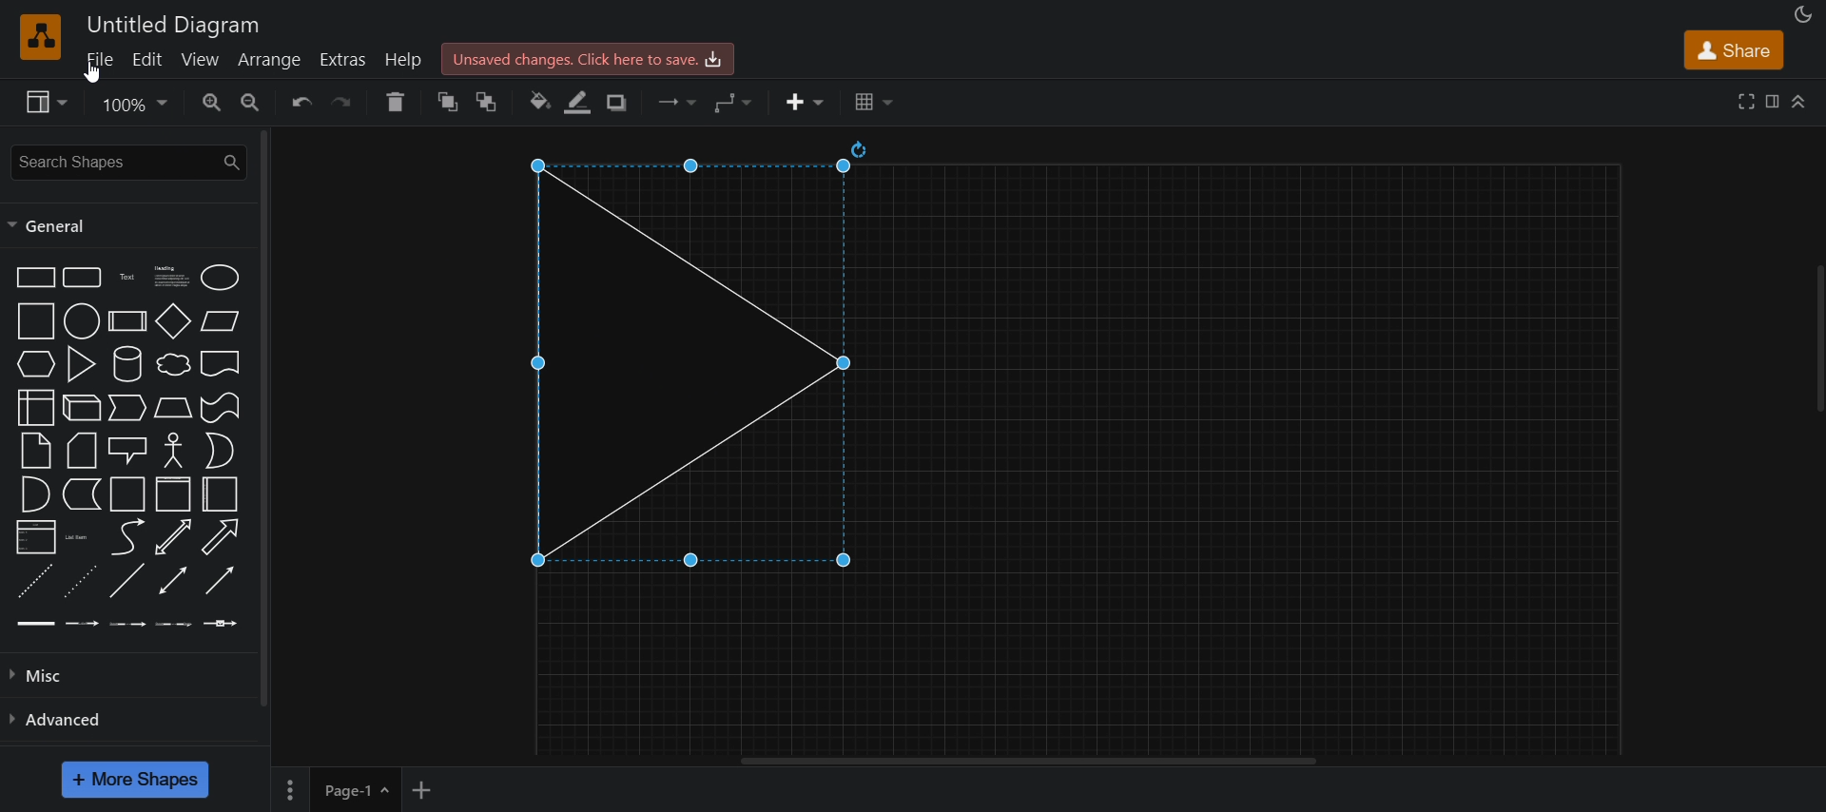 Image resolution: width=1826 pixels, height=812 pixels. I want to click on process, so click(128, 321).